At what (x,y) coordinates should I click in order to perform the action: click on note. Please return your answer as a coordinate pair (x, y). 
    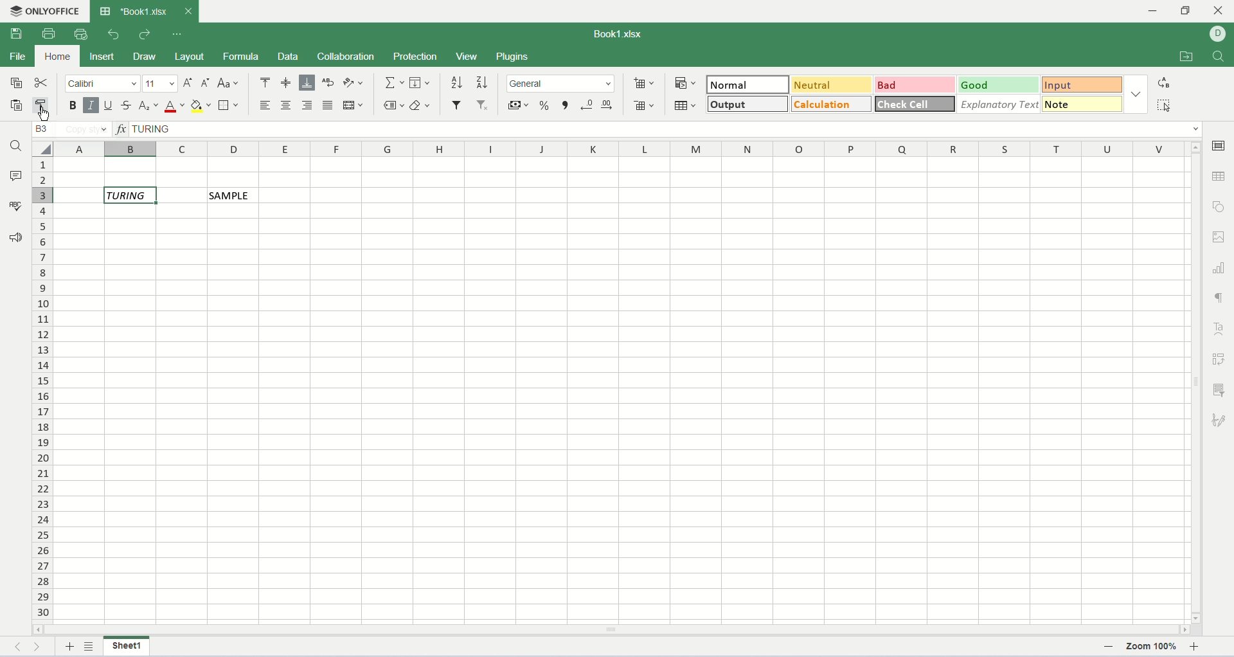
    Looking at the image, I should click on (1084, 104).